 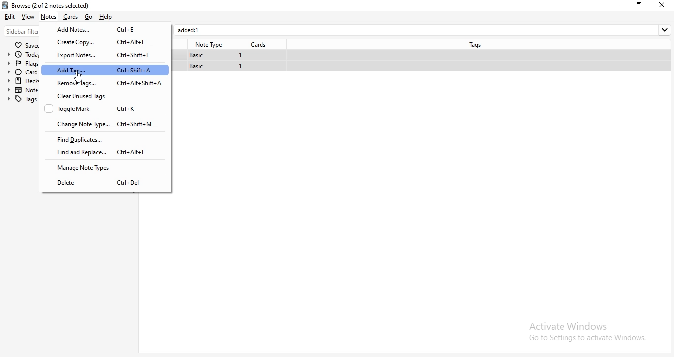 What do you see at coordinates (242, 67) in the screenshot?
I see `1` at bounding box center [242, 67].